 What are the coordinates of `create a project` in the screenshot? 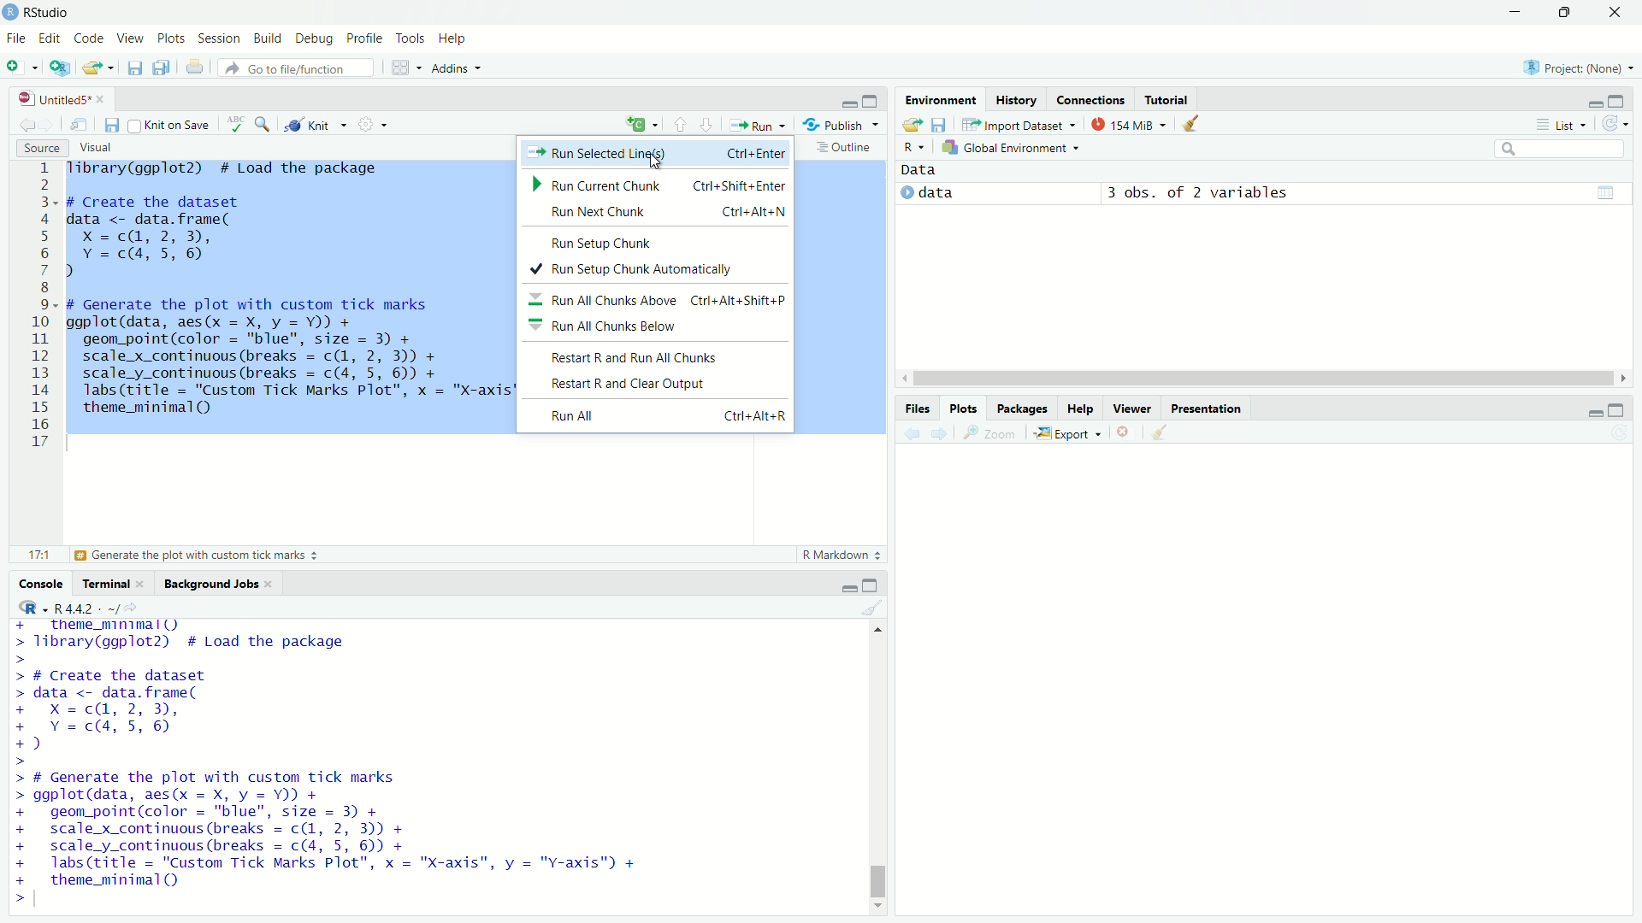 It's located at (60, 68).